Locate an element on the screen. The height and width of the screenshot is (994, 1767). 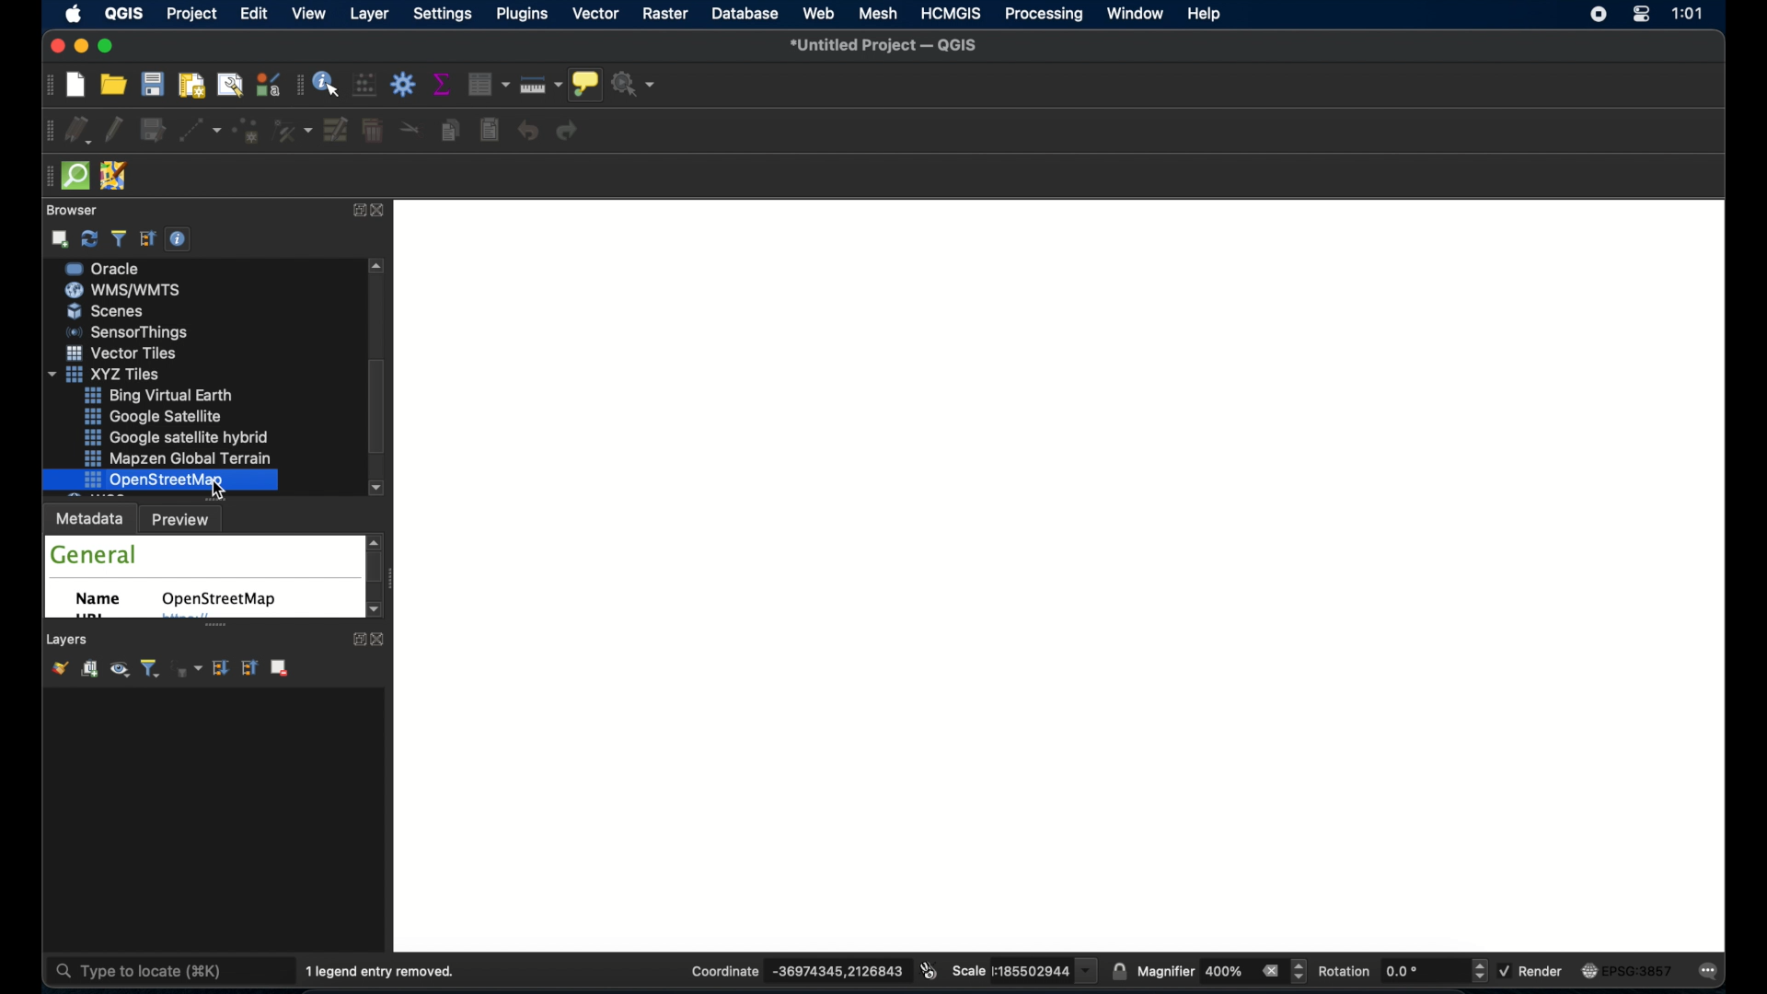
rotation is located at coordinates (1404, 971).